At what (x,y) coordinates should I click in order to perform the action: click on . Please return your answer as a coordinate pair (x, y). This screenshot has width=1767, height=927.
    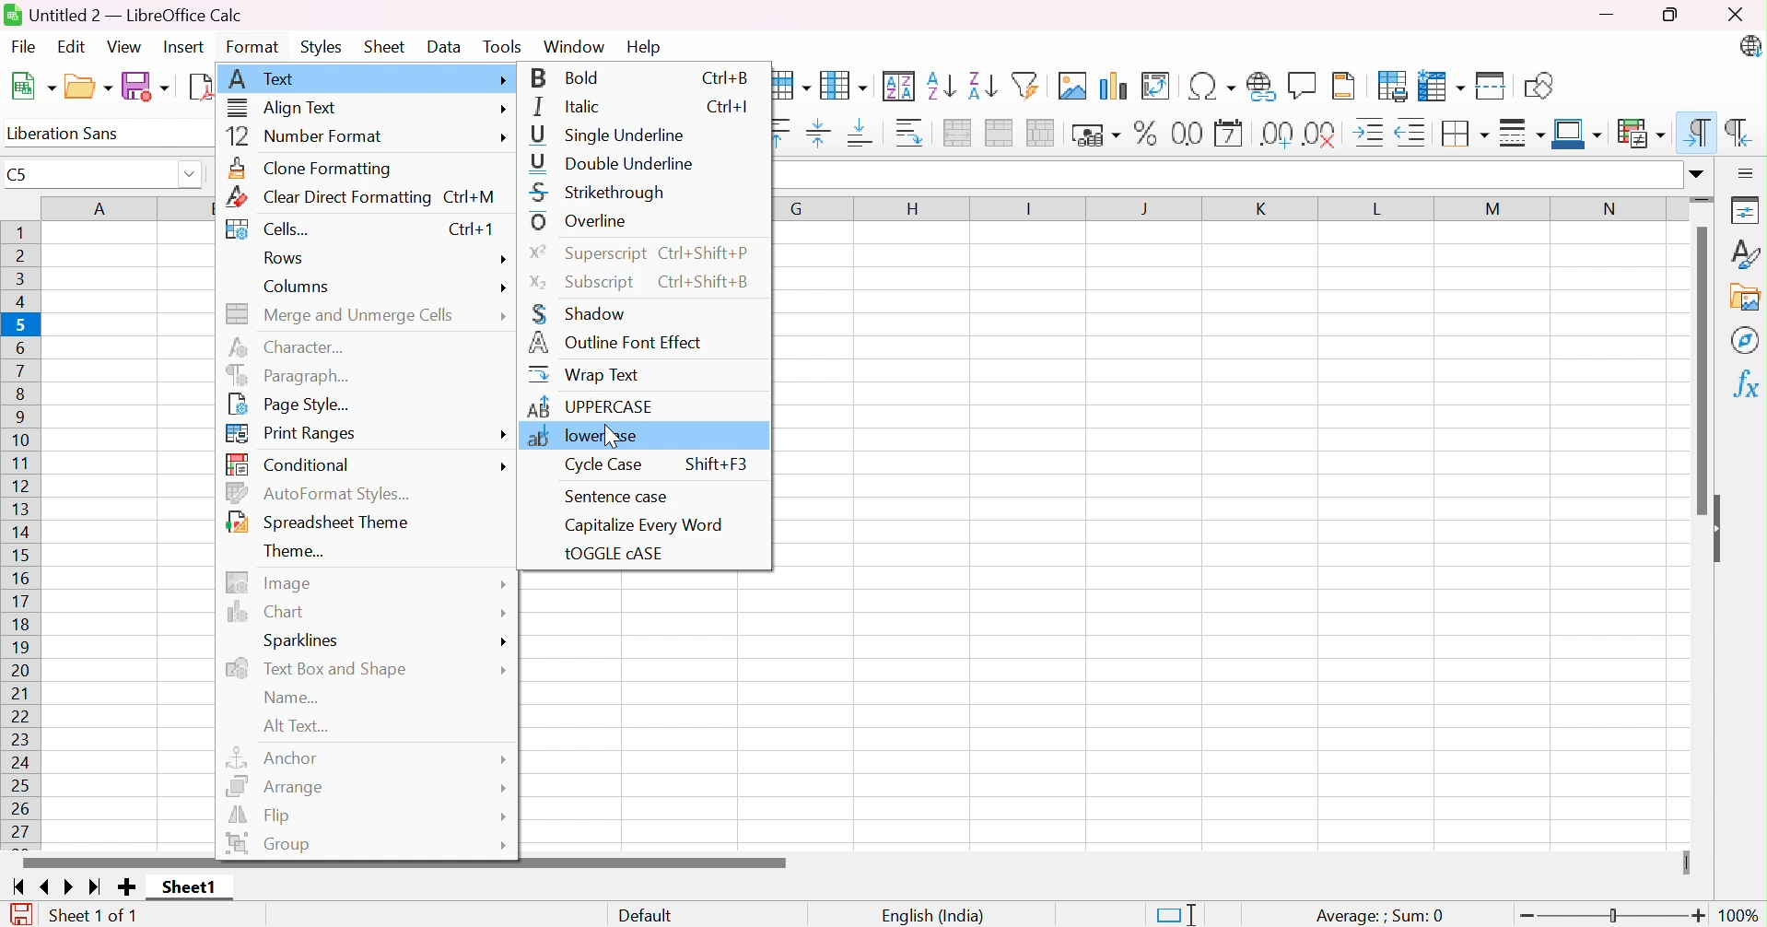
    Looking at the image, I should click on (128, 45).